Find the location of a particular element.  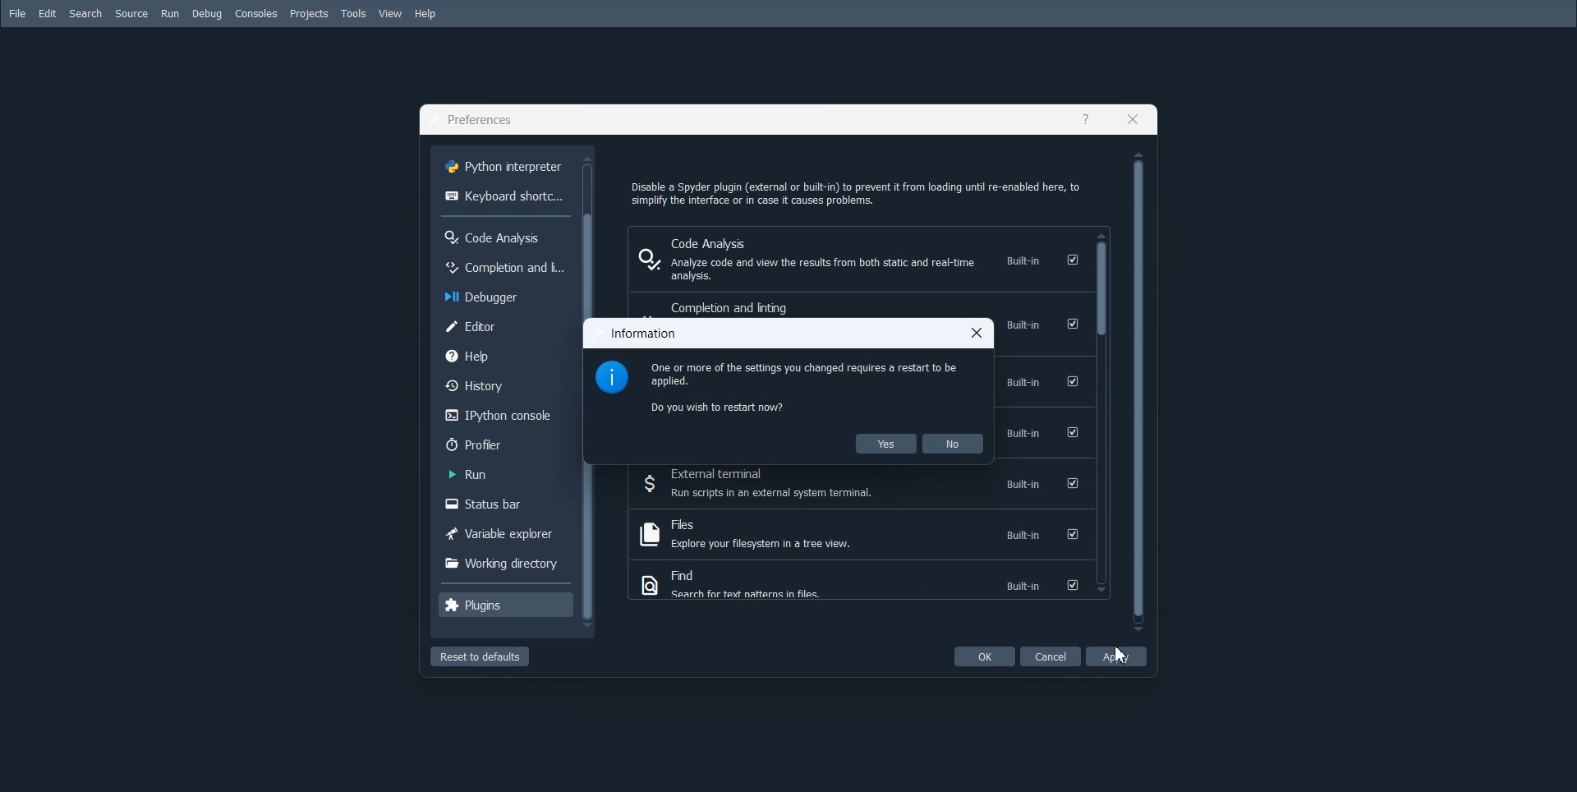

Consoles is located at coordinates (255, 14).